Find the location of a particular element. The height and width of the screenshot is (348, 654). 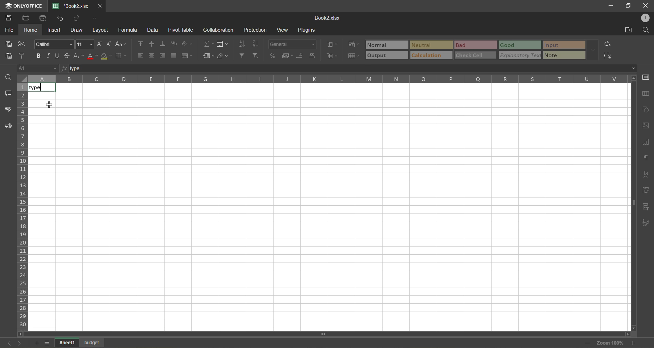

pivot table is located at coordinates (646, 191).